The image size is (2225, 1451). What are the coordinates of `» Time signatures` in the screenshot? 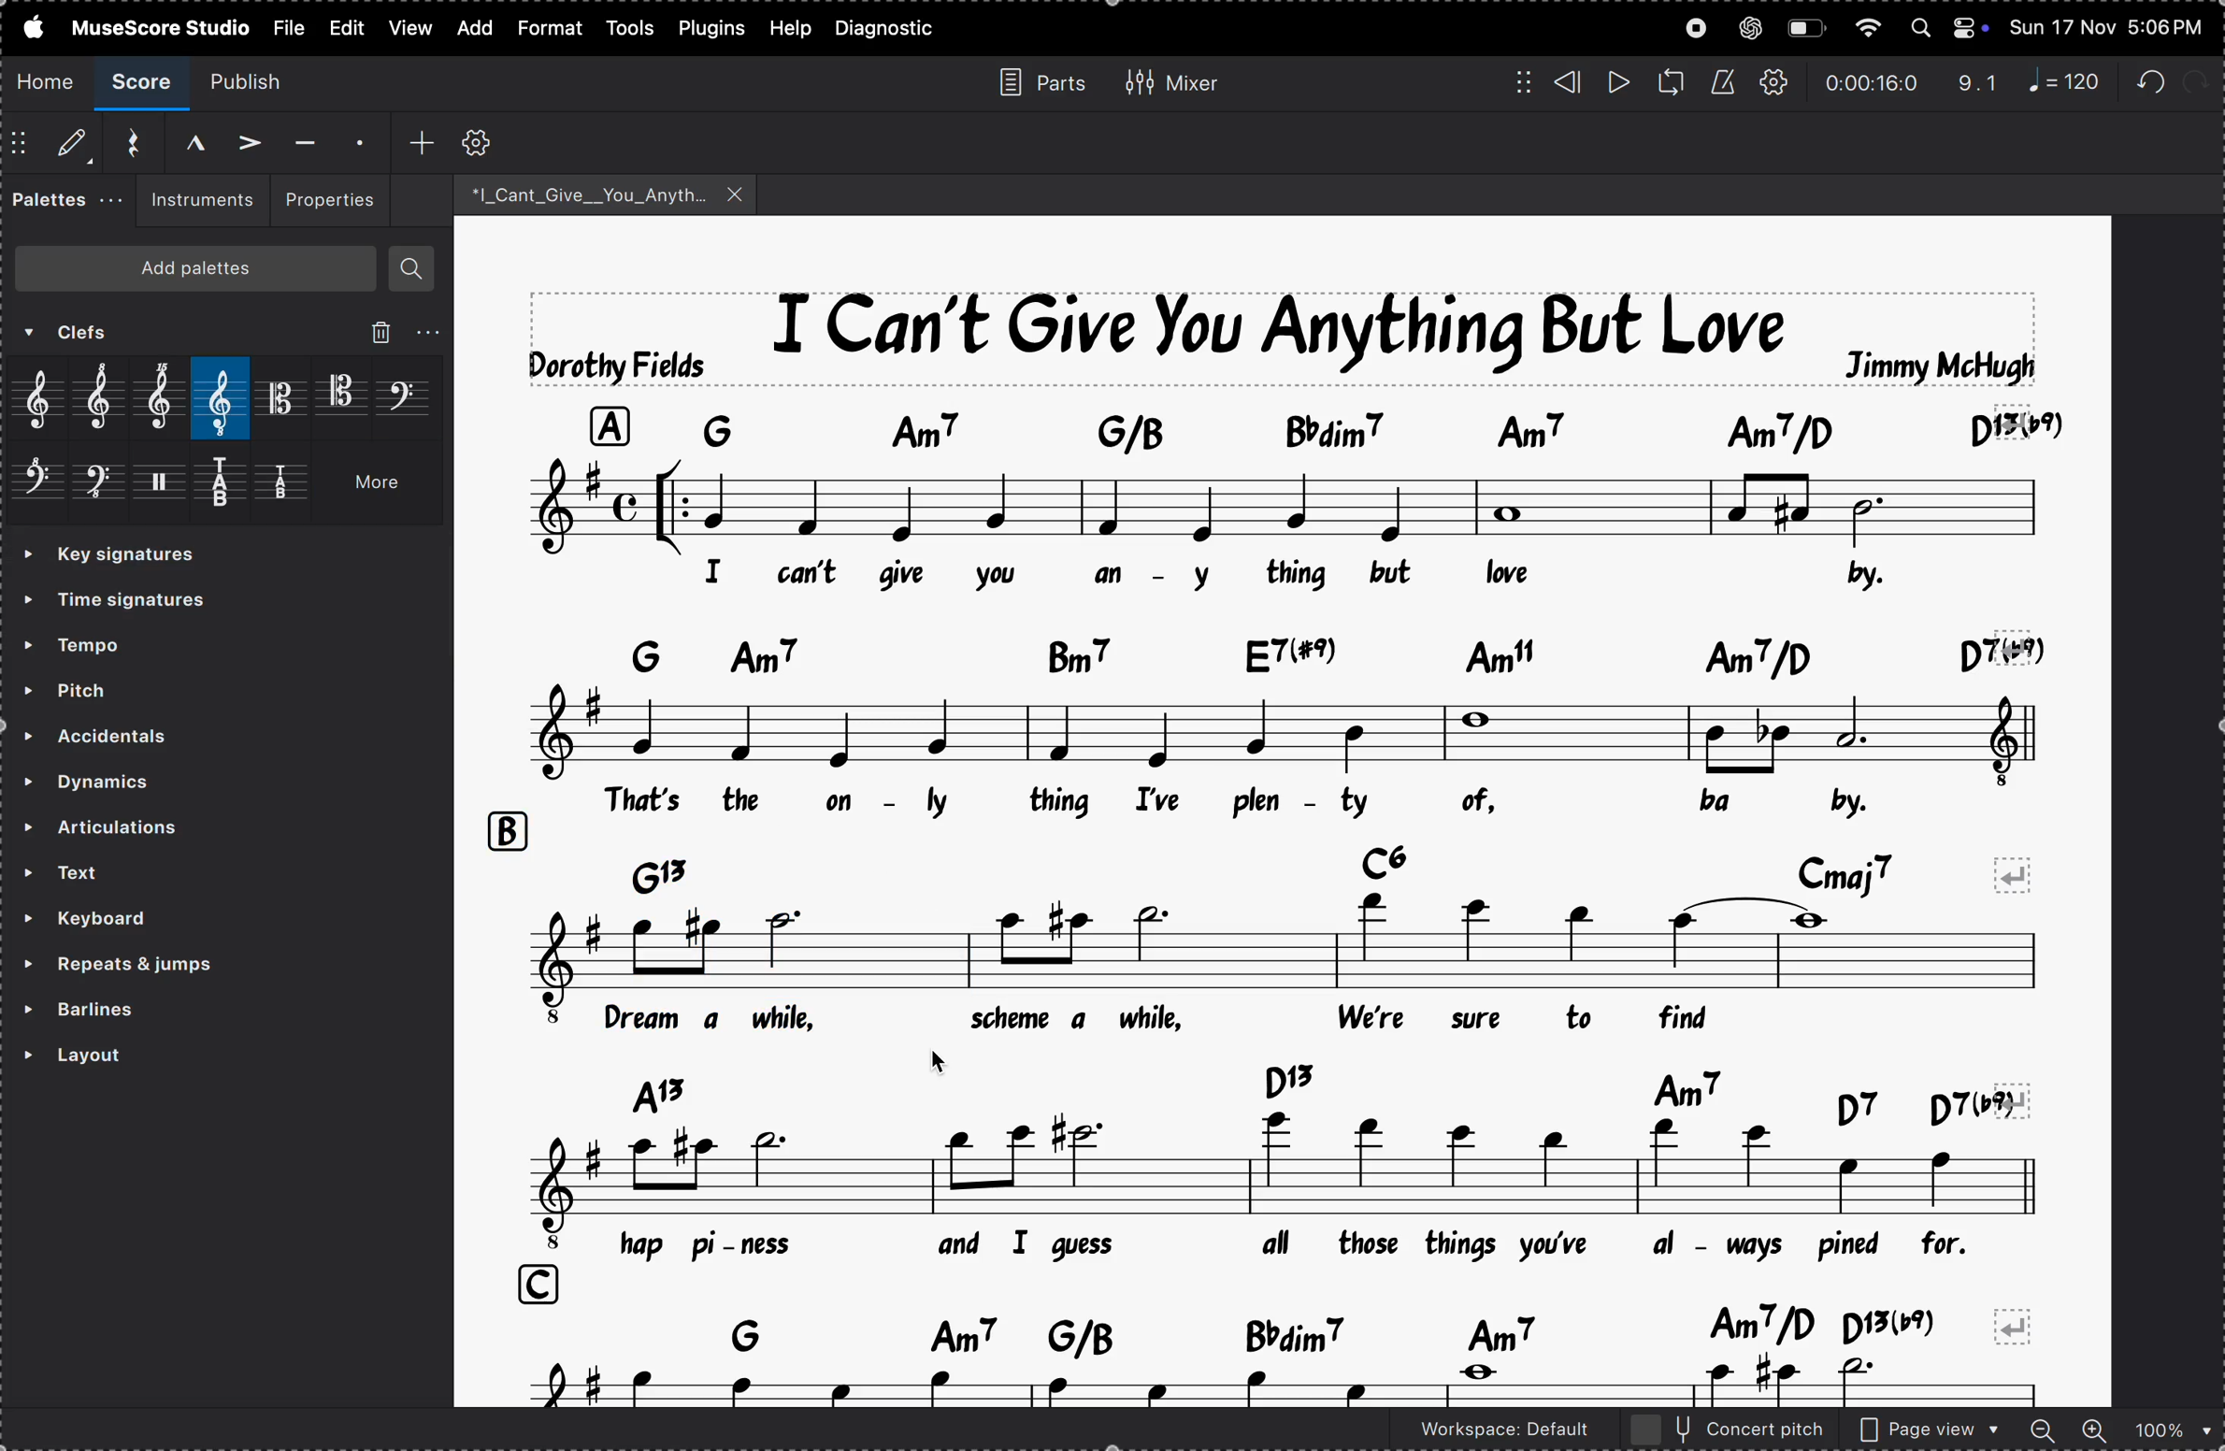 It's located at (122, 556).